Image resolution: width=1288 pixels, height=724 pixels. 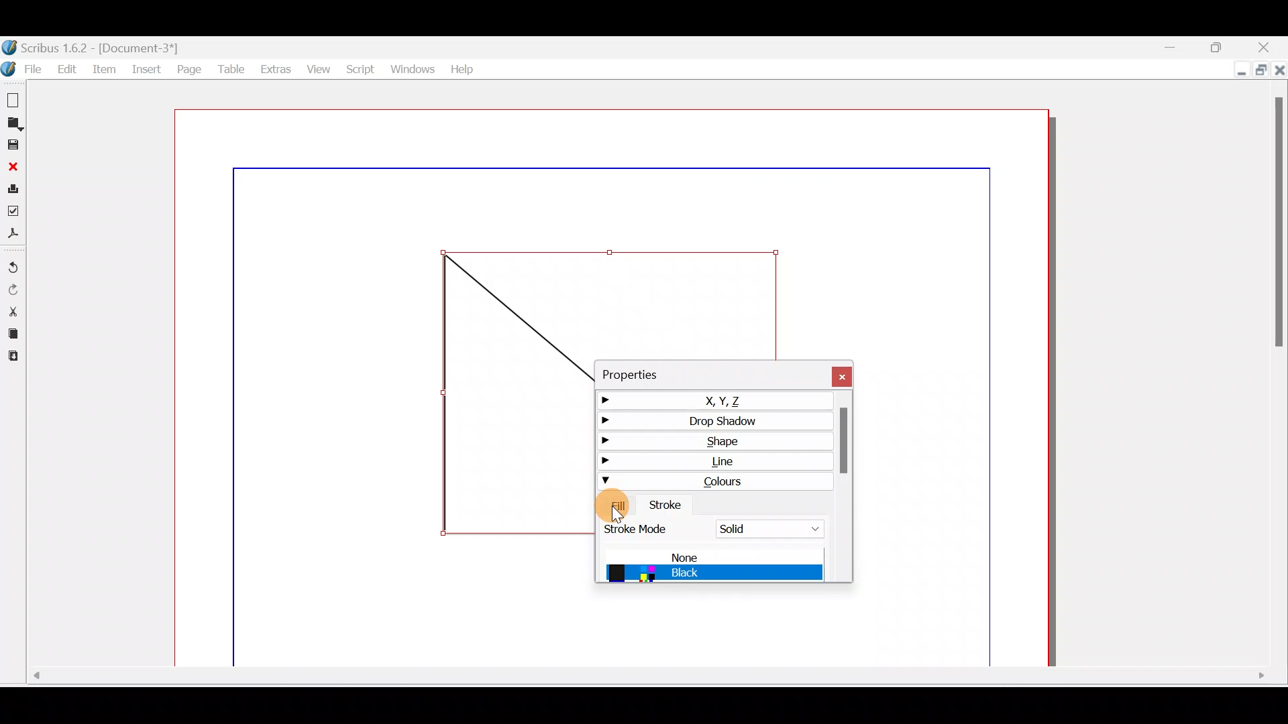 I want to click on Minimise, so click(x=1234, y=72).